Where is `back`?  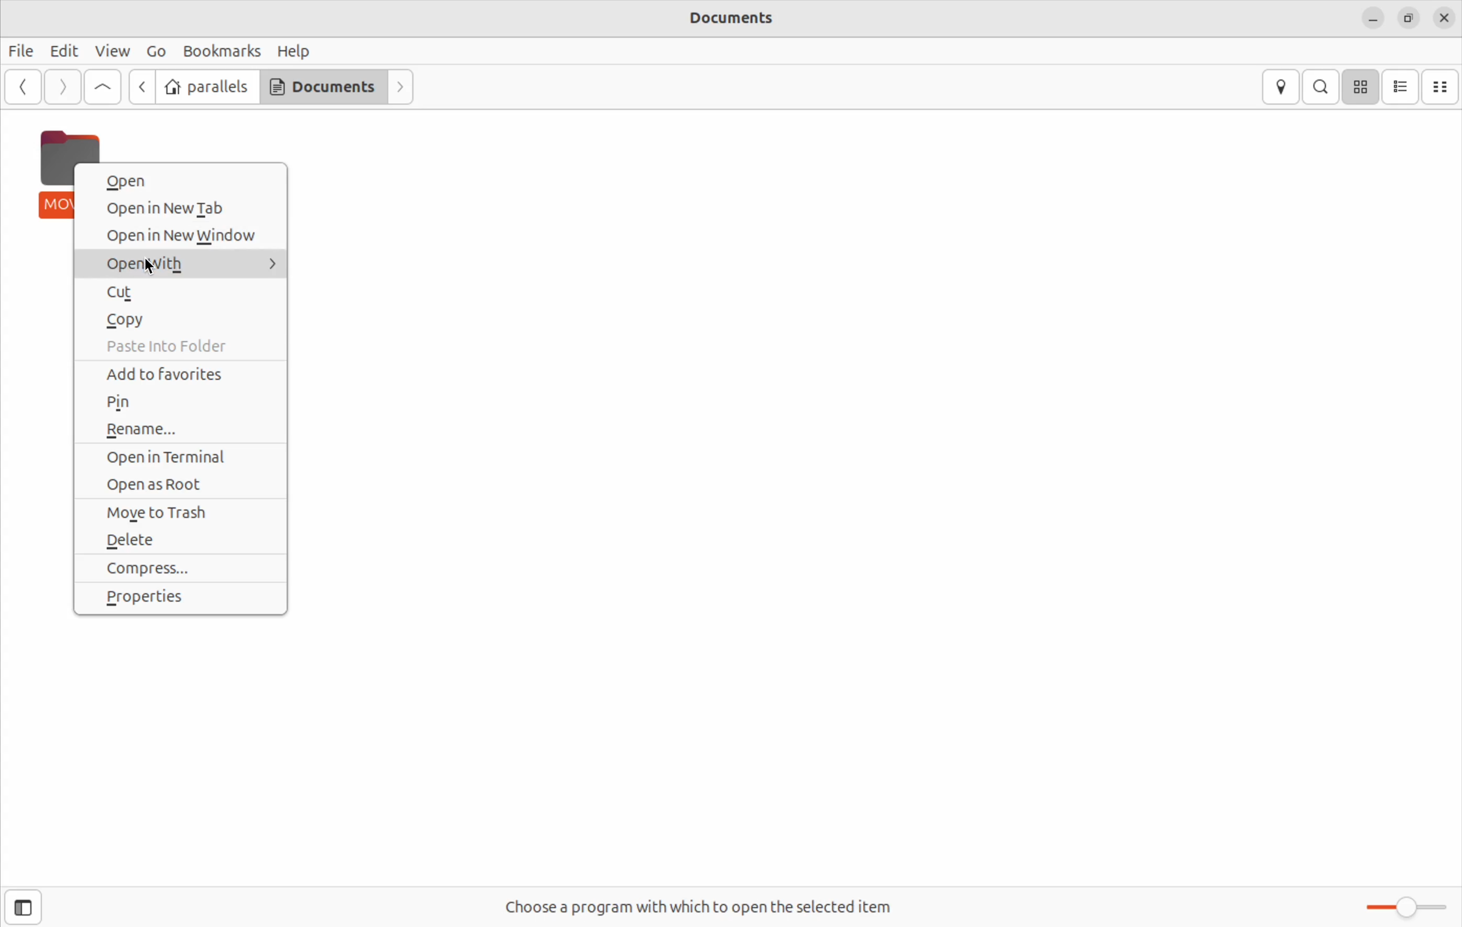 back is located at coordinates (21, 88).